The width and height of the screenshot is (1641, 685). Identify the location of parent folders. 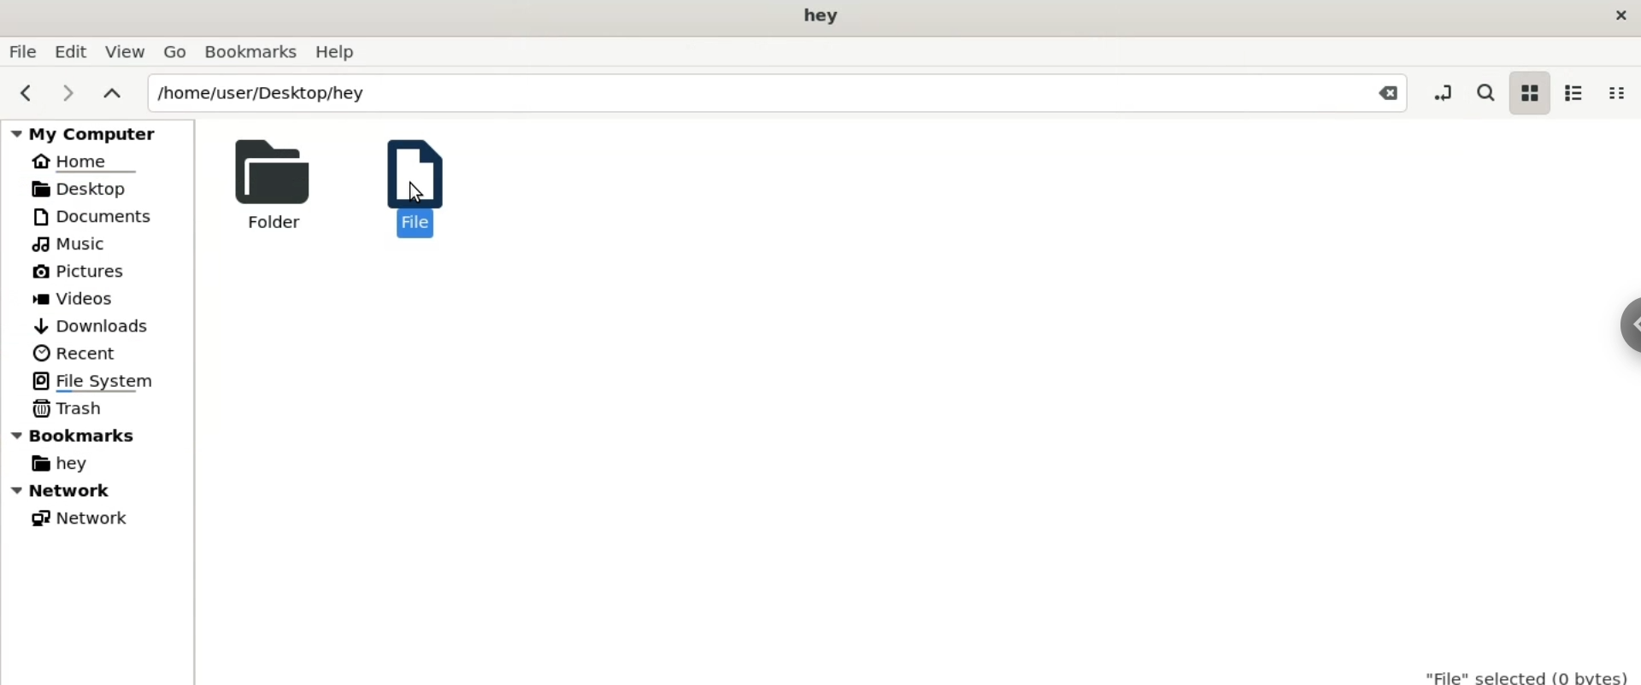
(110, 93).